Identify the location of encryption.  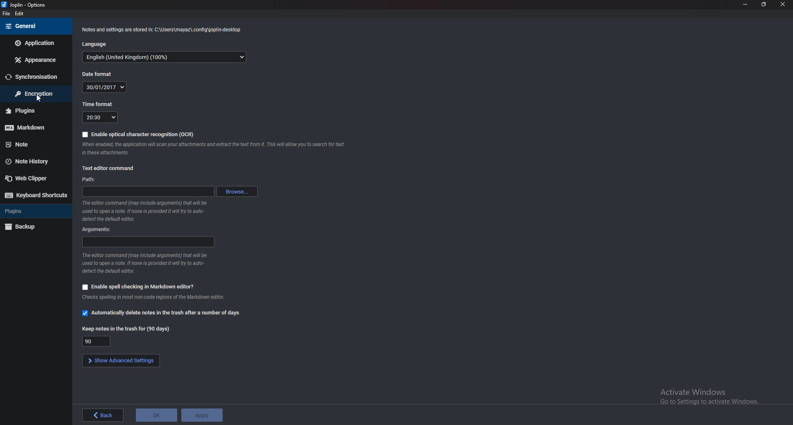
(35, 93).